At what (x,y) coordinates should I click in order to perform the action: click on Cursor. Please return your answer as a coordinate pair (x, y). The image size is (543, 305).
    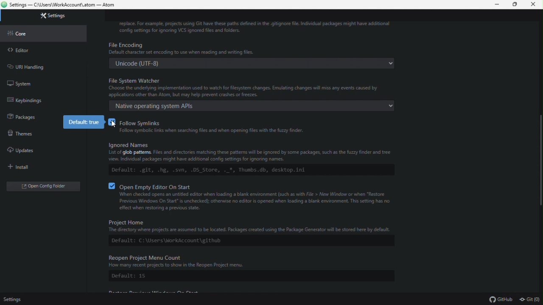
    Looking at the image, I should click on (115, 124).